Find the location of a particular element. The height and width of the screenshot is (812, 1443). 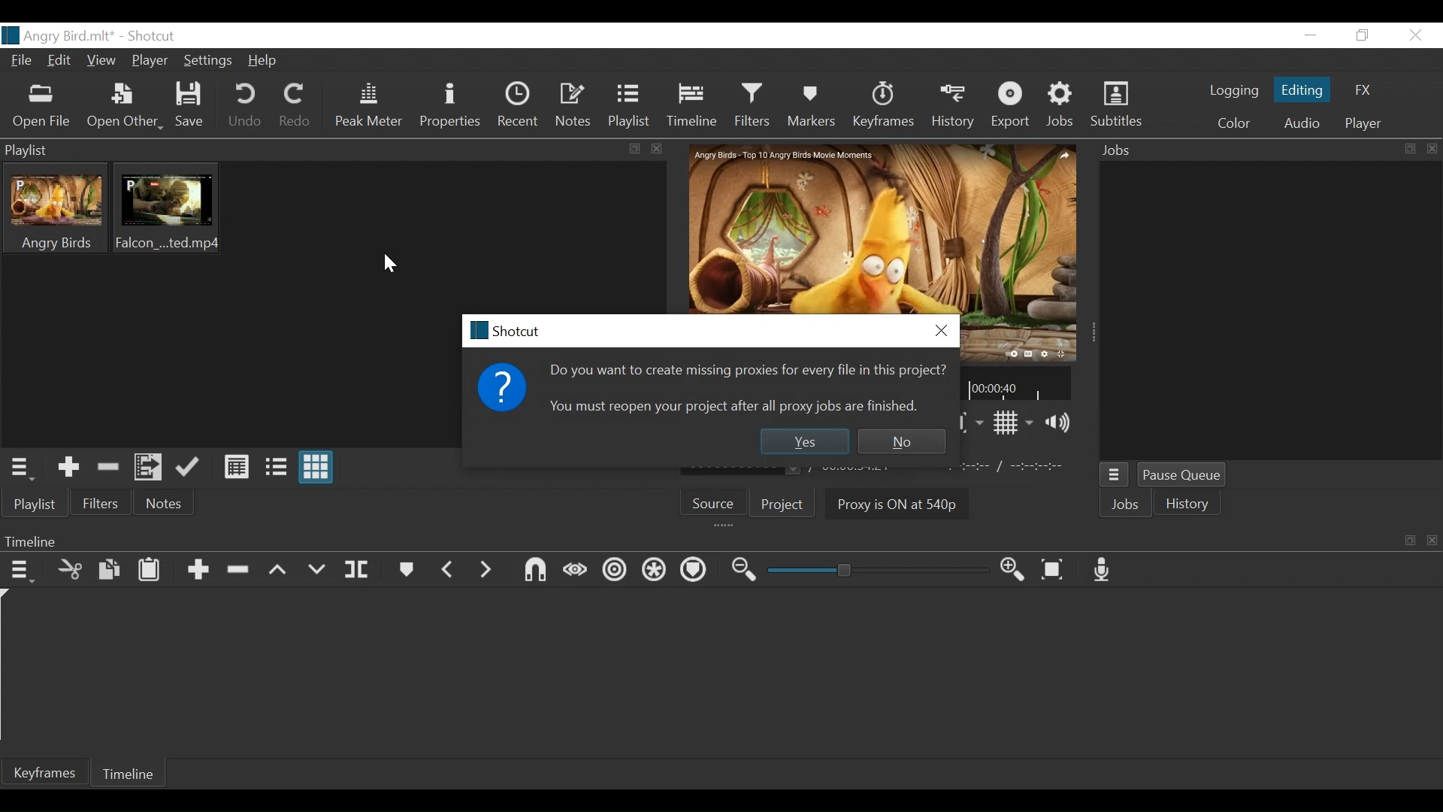

Proxy is On is located at coordinates (890, 502).